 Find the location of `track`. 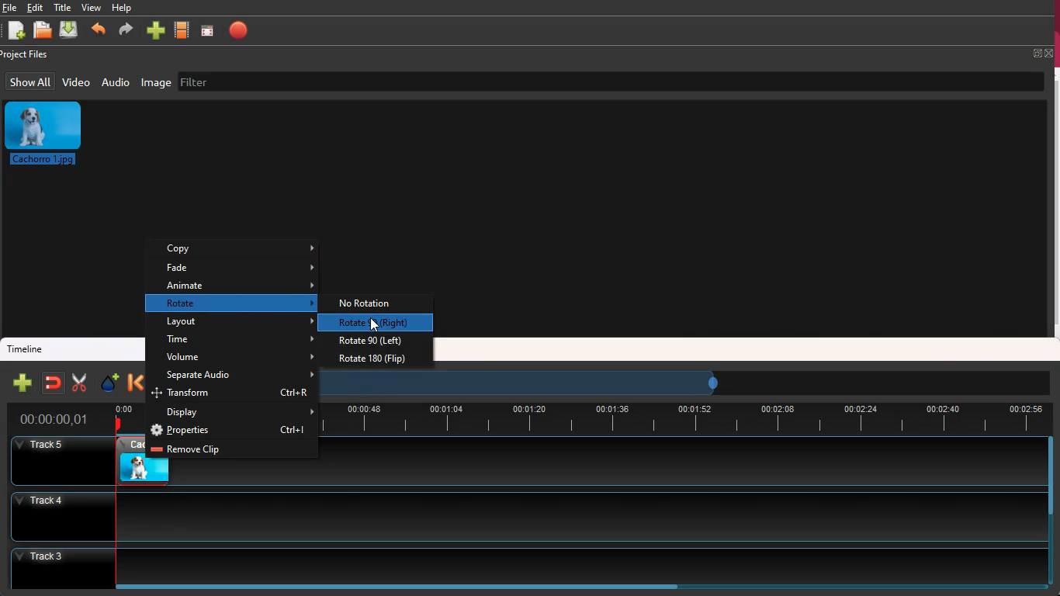

track is located at coordinates (514, 517).